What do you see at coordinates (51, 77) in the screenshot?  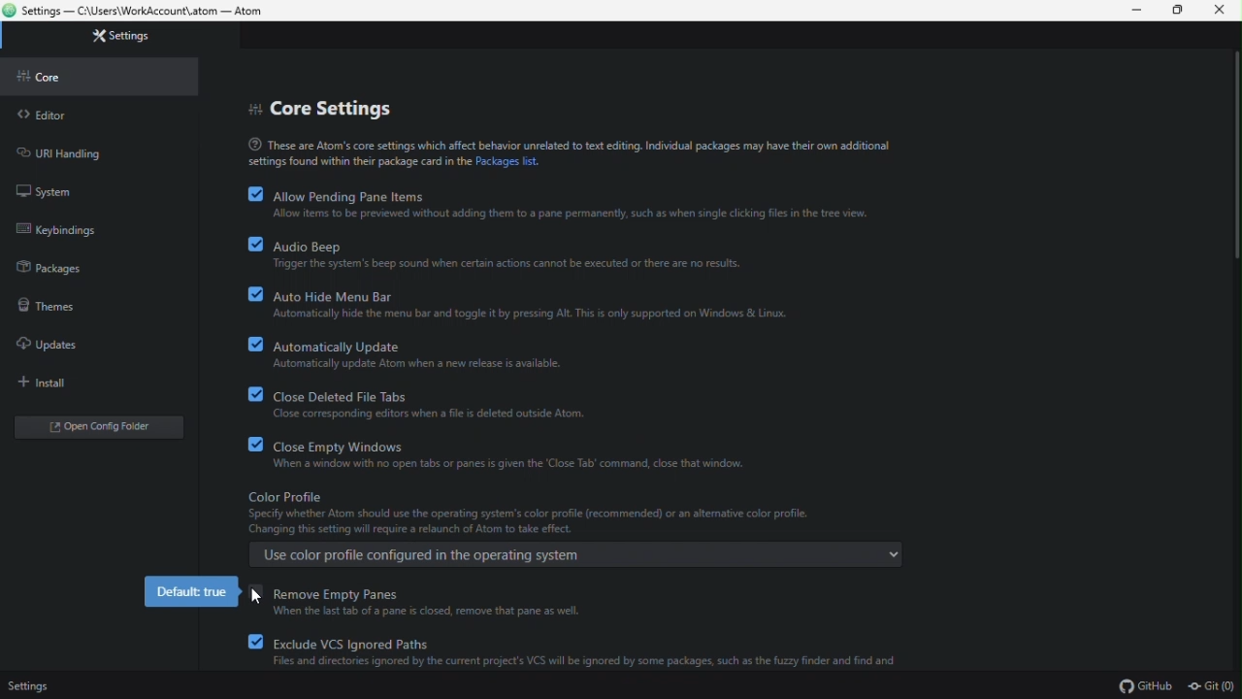 I see `core` at bounding box center [51, 77].